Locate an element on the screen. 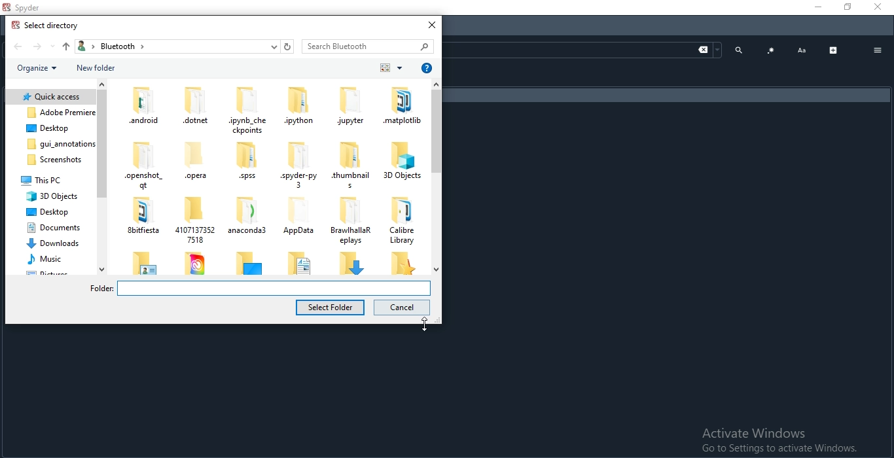 The width and height of the screenshot is (894, 458). androids is located at coordinates (142, 105).